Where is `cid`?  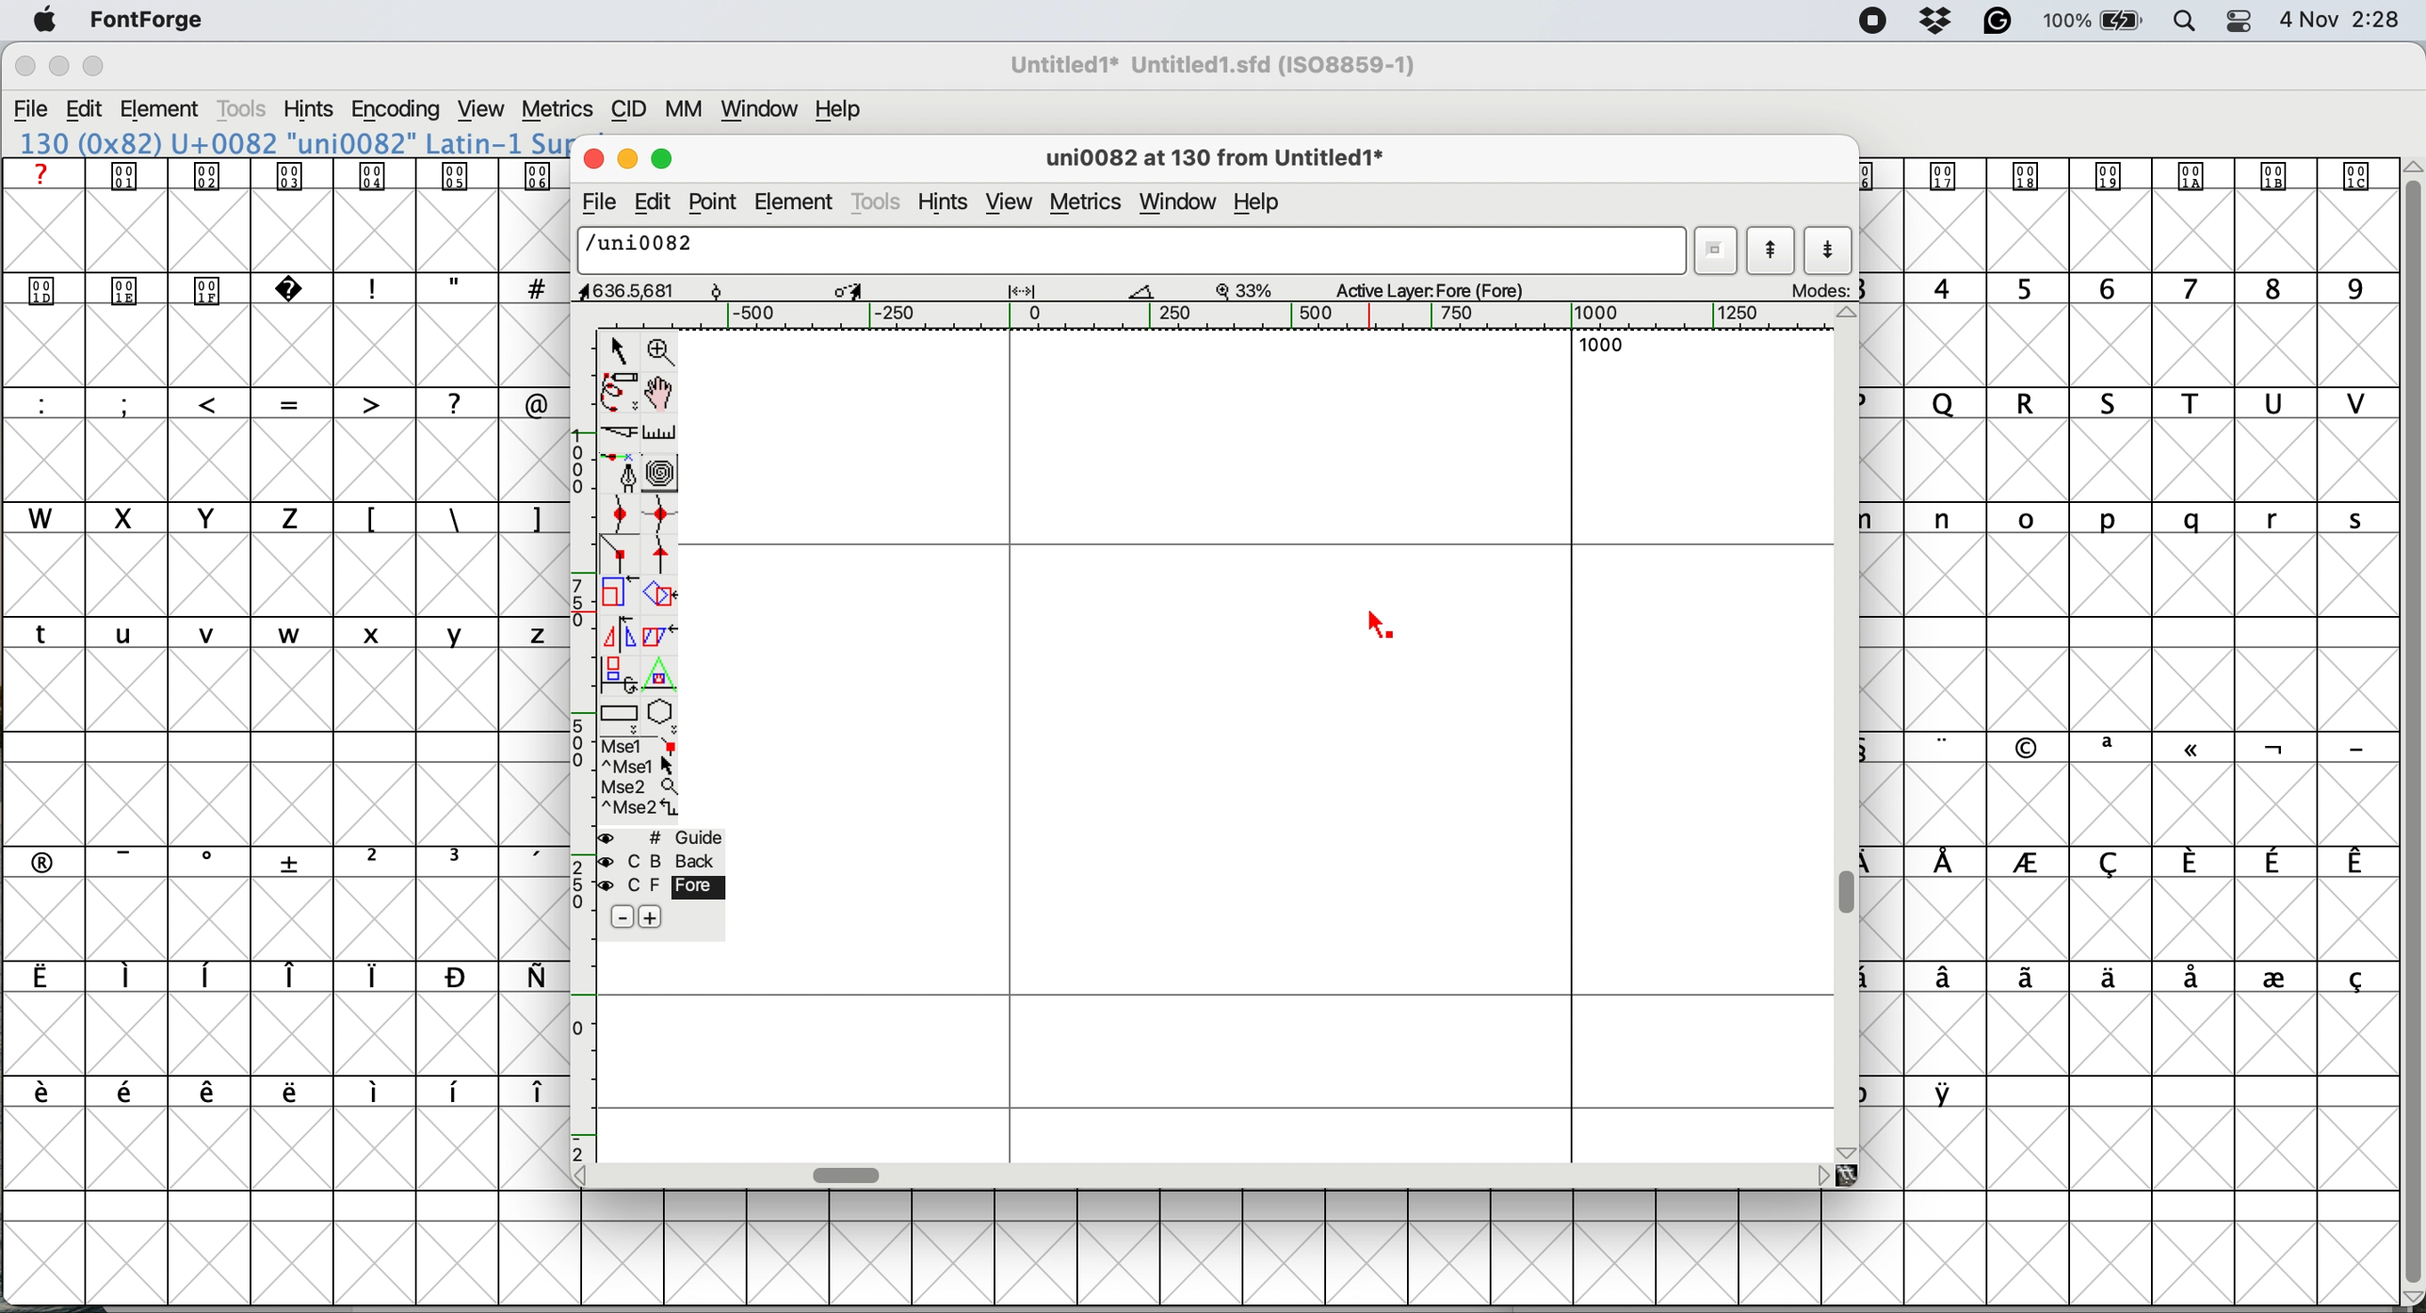 cid is located at coordinates (628, 109).